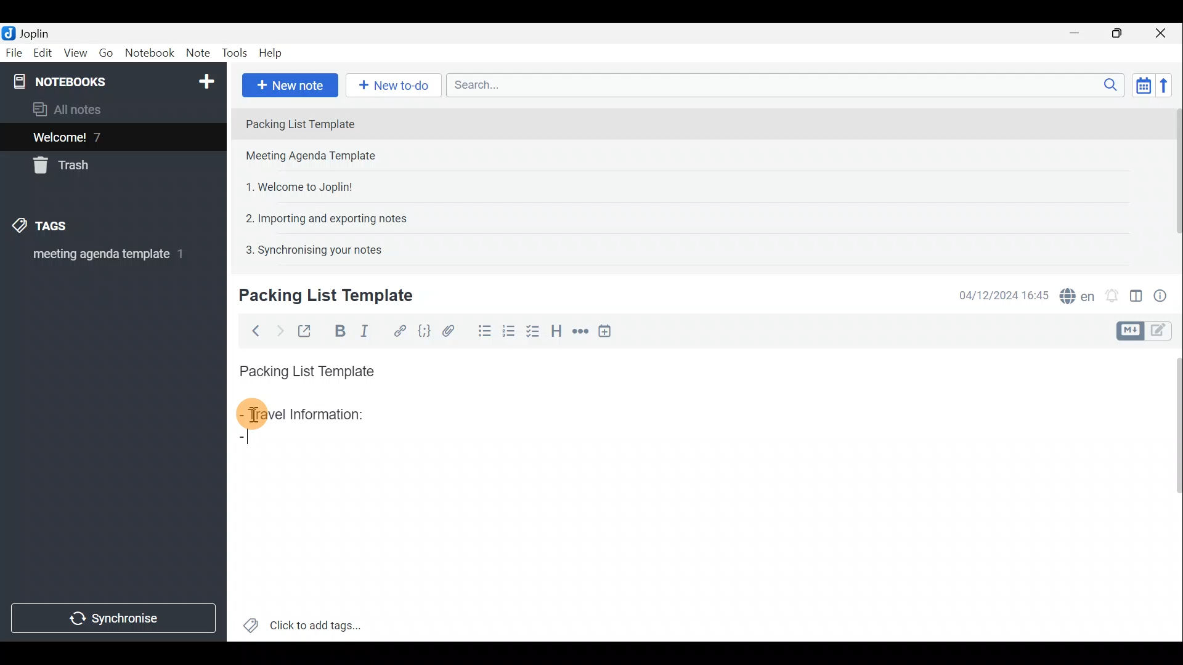 This screenshot has width=1183, height=665. What do you see at coordinates (277, 329) in the screenshot?
I see `Forward` at bounding box center [277, 329].